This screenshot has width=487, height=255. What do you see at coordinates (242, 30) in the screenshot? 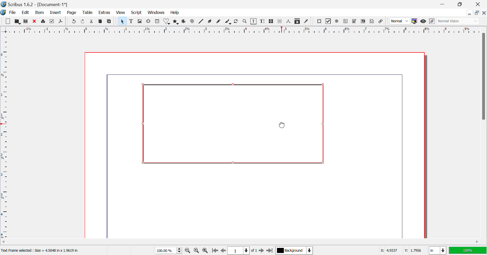
I see `Vertical Page Margins` at bounding box center [242, 30].